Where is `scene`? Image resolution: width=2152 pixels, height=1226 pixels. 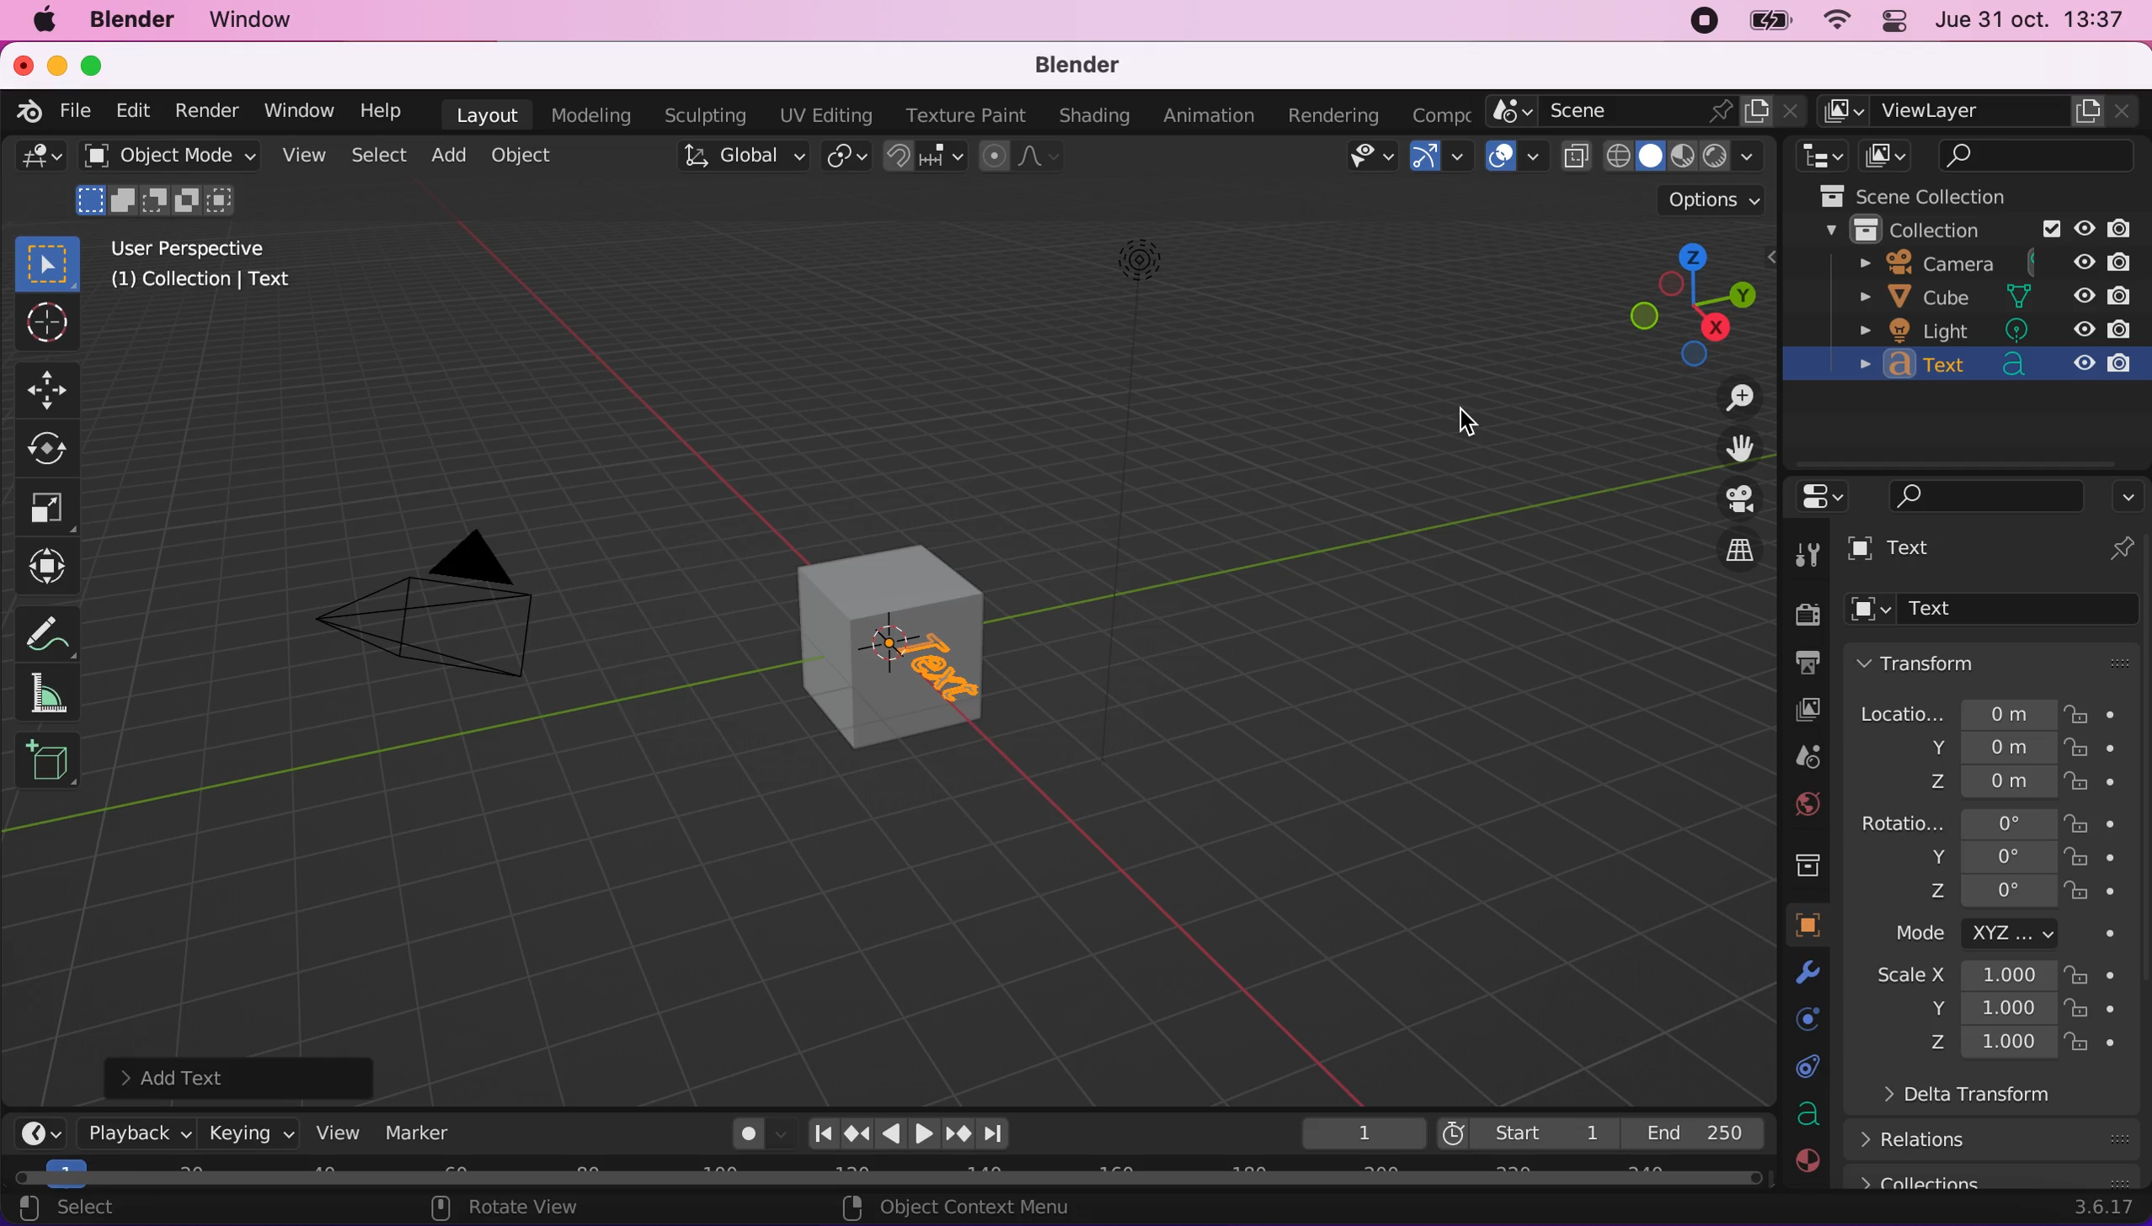 scene is located at coordinates (1808, 758).